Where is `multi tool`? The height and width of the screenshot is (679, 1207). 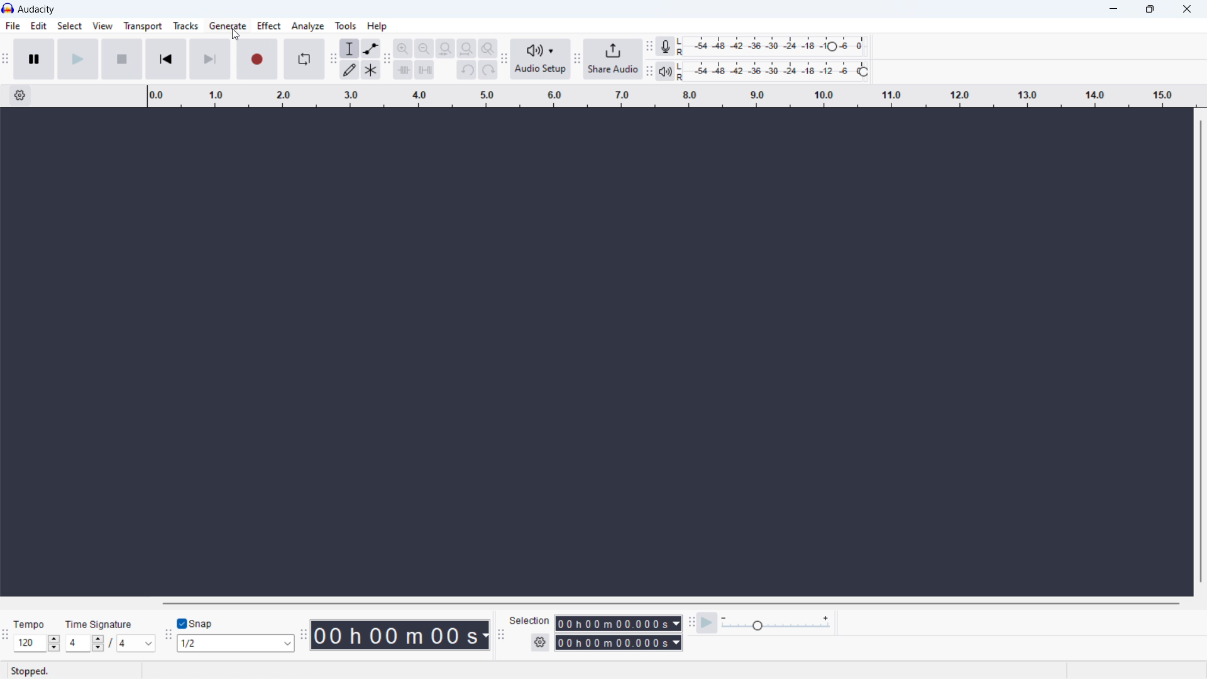 multi tool is located at coordinates (370, 70).